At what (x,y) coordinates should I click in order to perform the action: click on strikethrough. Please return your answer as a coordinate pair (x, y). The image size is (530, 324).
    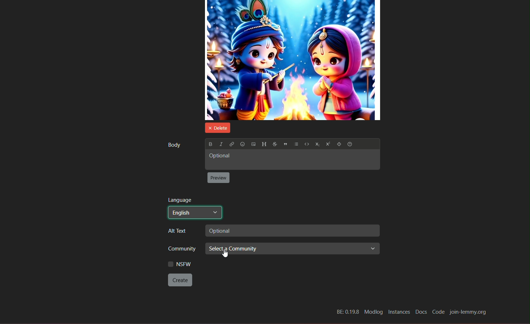
    Looking at the image, I should click on (274, 144).